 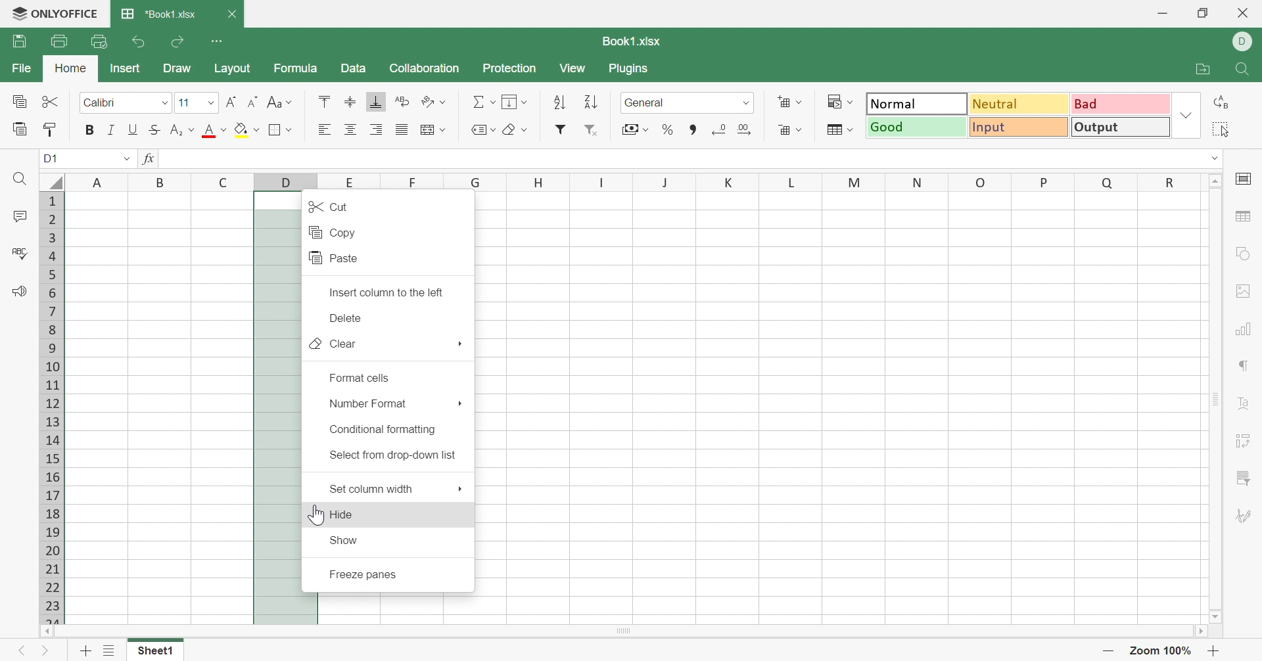 What do you see at coordinates (693, 128) in the screenshot?
I see `Comma style` at bounding box center [693, 128].